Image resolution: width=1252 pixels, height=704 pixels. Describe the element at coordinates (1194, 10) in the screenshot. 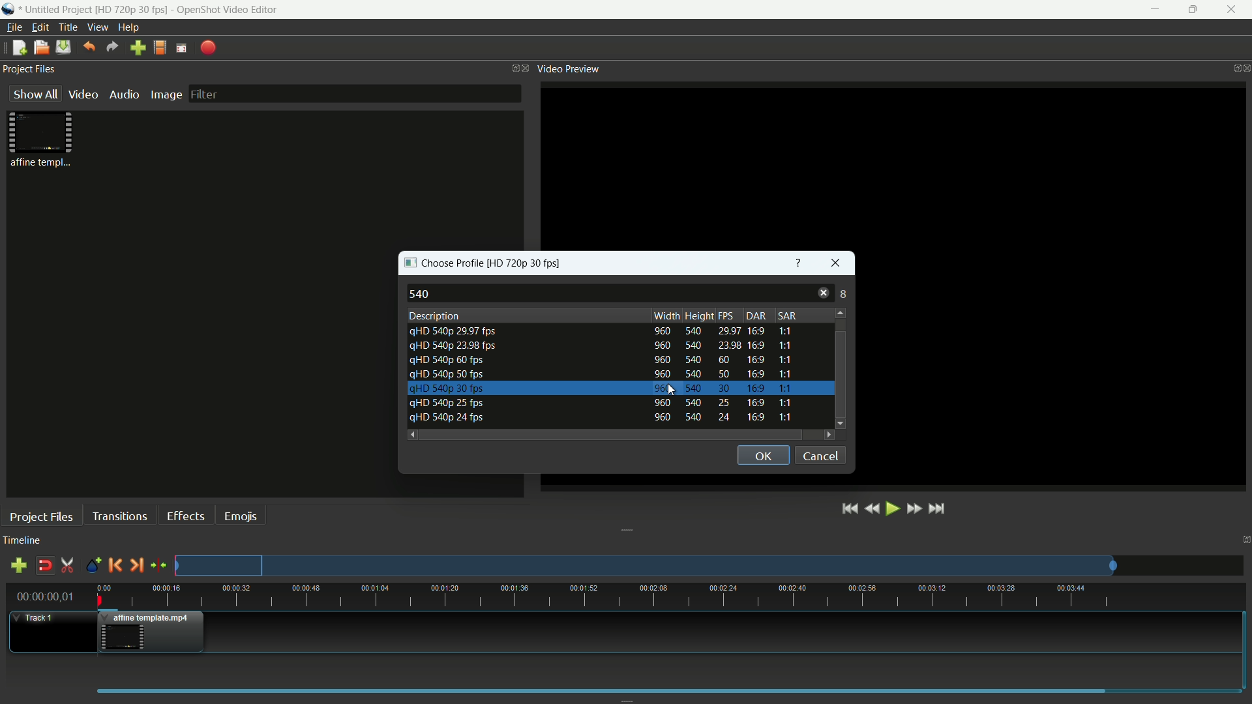

I see `maximize` at that location.